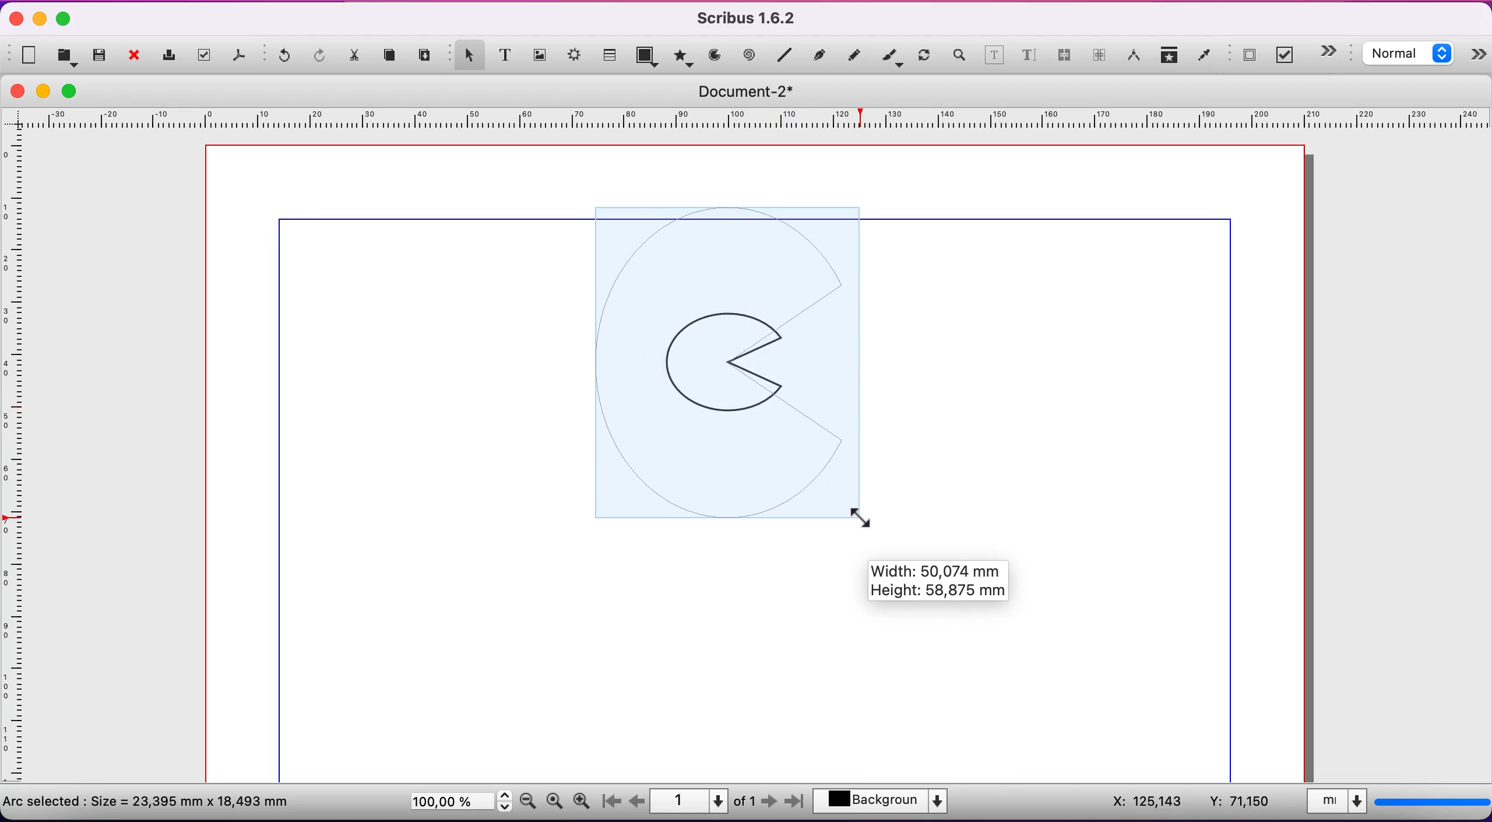 The height and width of the screenshot is (822, 1492). What do you see at coordinates (924, 57) in the screenshot?
I see `rotate an item` at bounding box center [924, 57].